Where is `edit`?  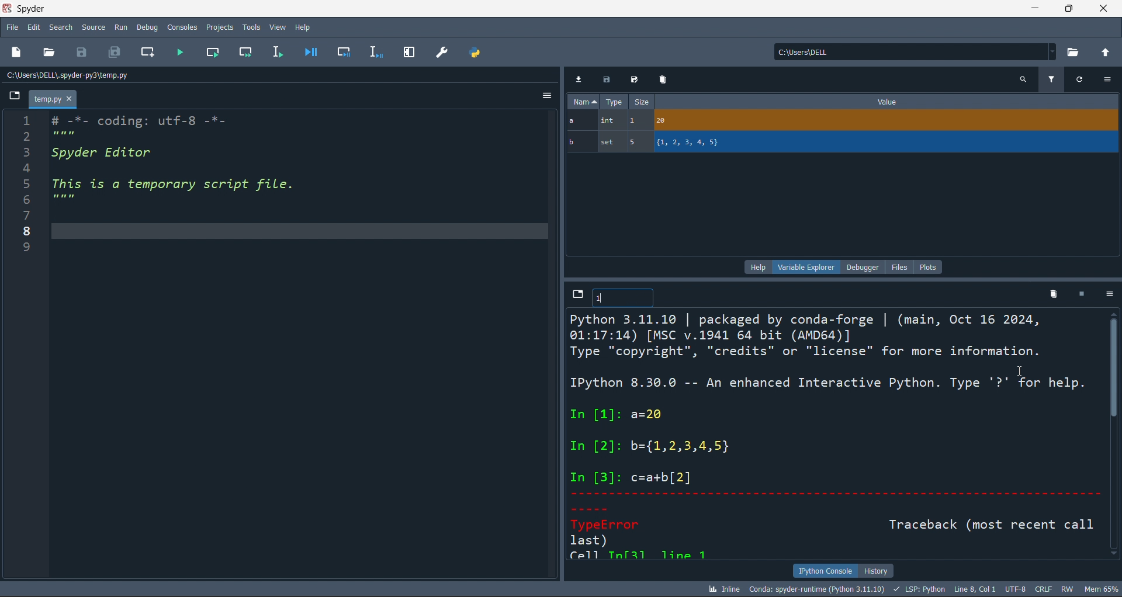
edit is located at coordinates (34, 29).